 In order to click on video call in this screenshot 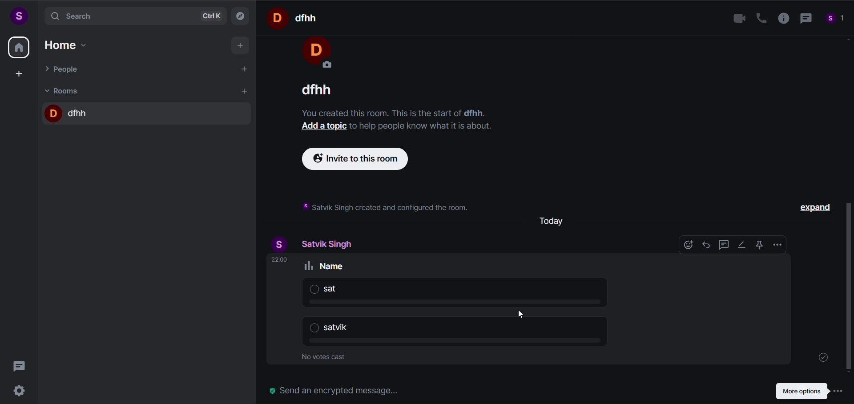, I will do `click(737, 19)`.